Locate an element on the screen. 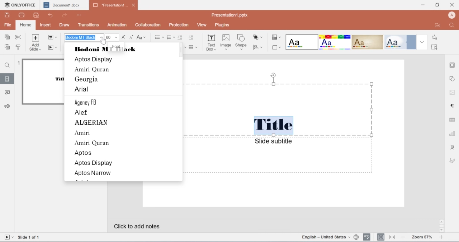 The height and width of the screenshot is (242, 459). minimize is located at coordinates (423, 5).